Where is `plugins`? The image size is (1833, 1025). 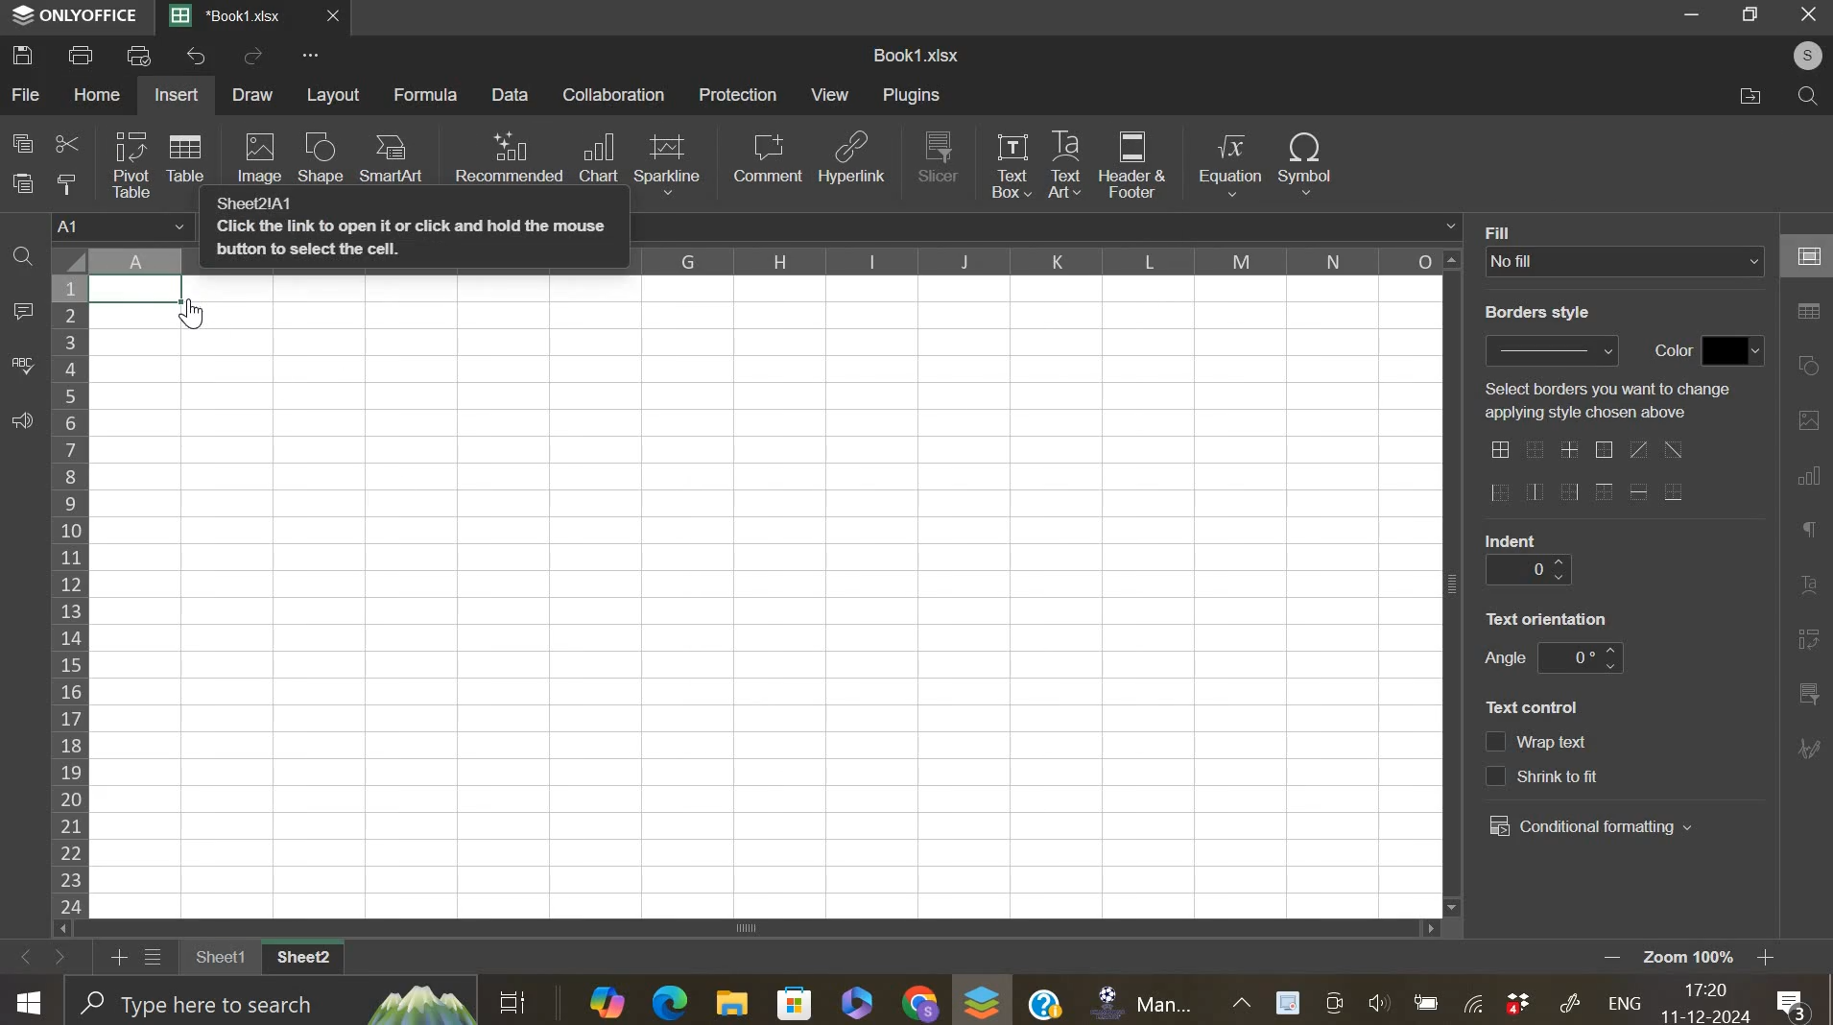 plugins is located at coordinates (911, 95).